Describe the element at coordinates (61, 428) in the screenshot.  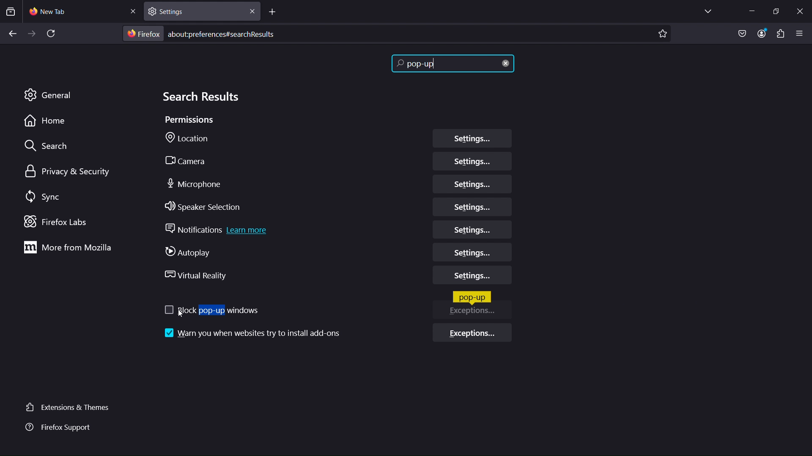
I see `Firefox Support` at that location.